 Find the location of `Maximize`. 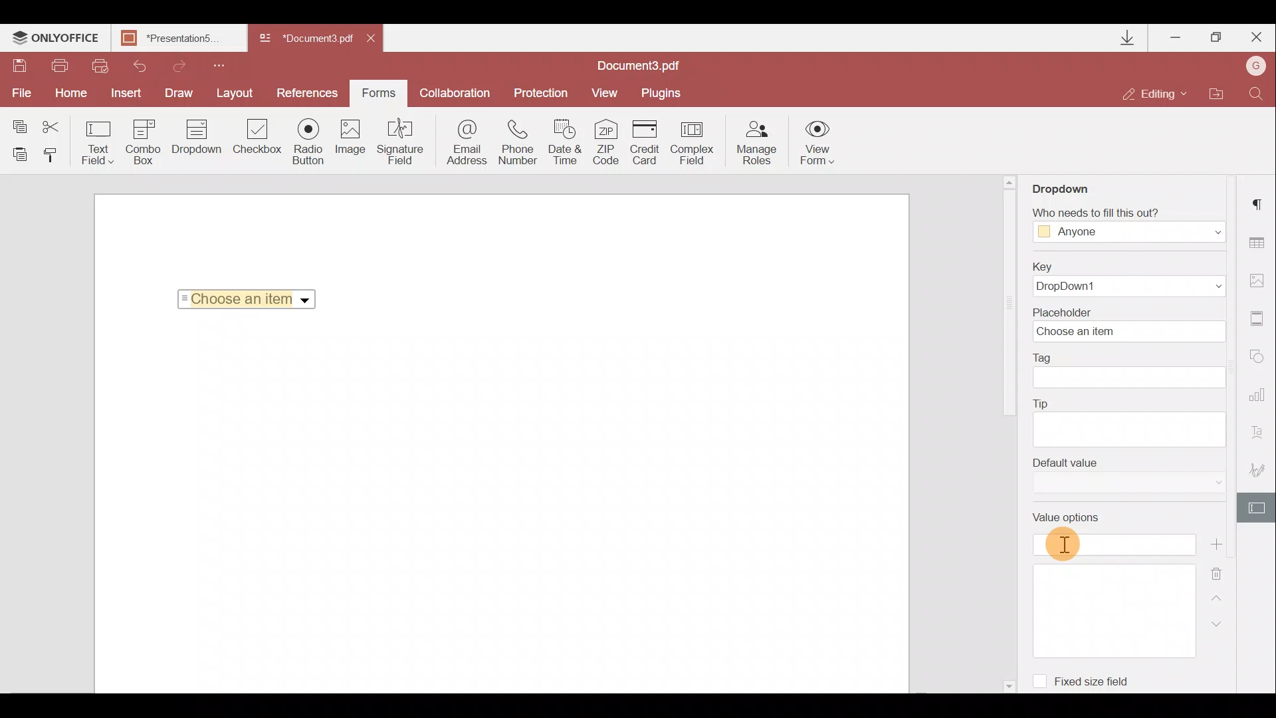

Maximize is located at coordinates (1217, 37).